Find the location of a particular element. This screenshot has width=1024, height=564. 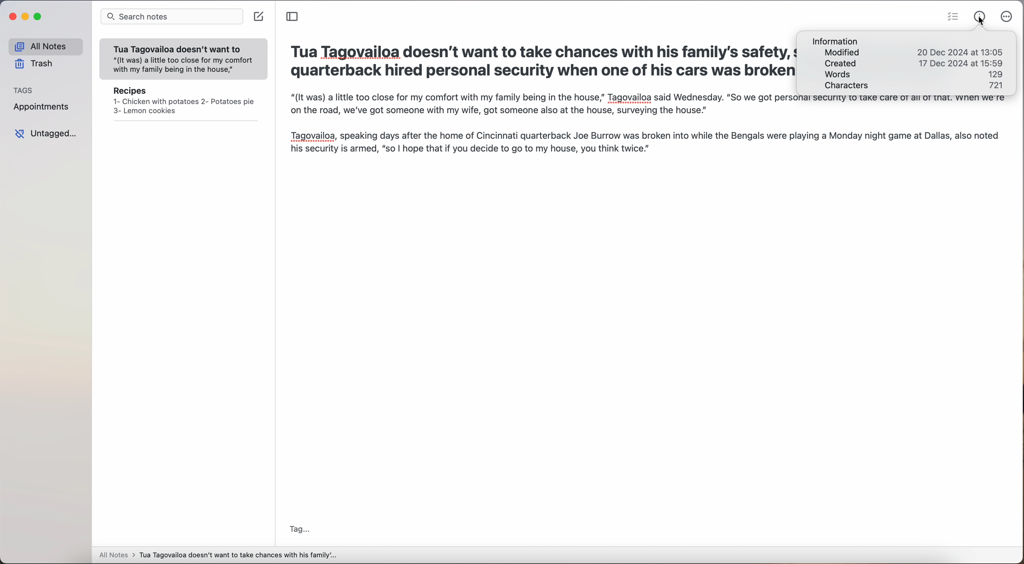

close Simplenote is located at coordinates (12, 16).